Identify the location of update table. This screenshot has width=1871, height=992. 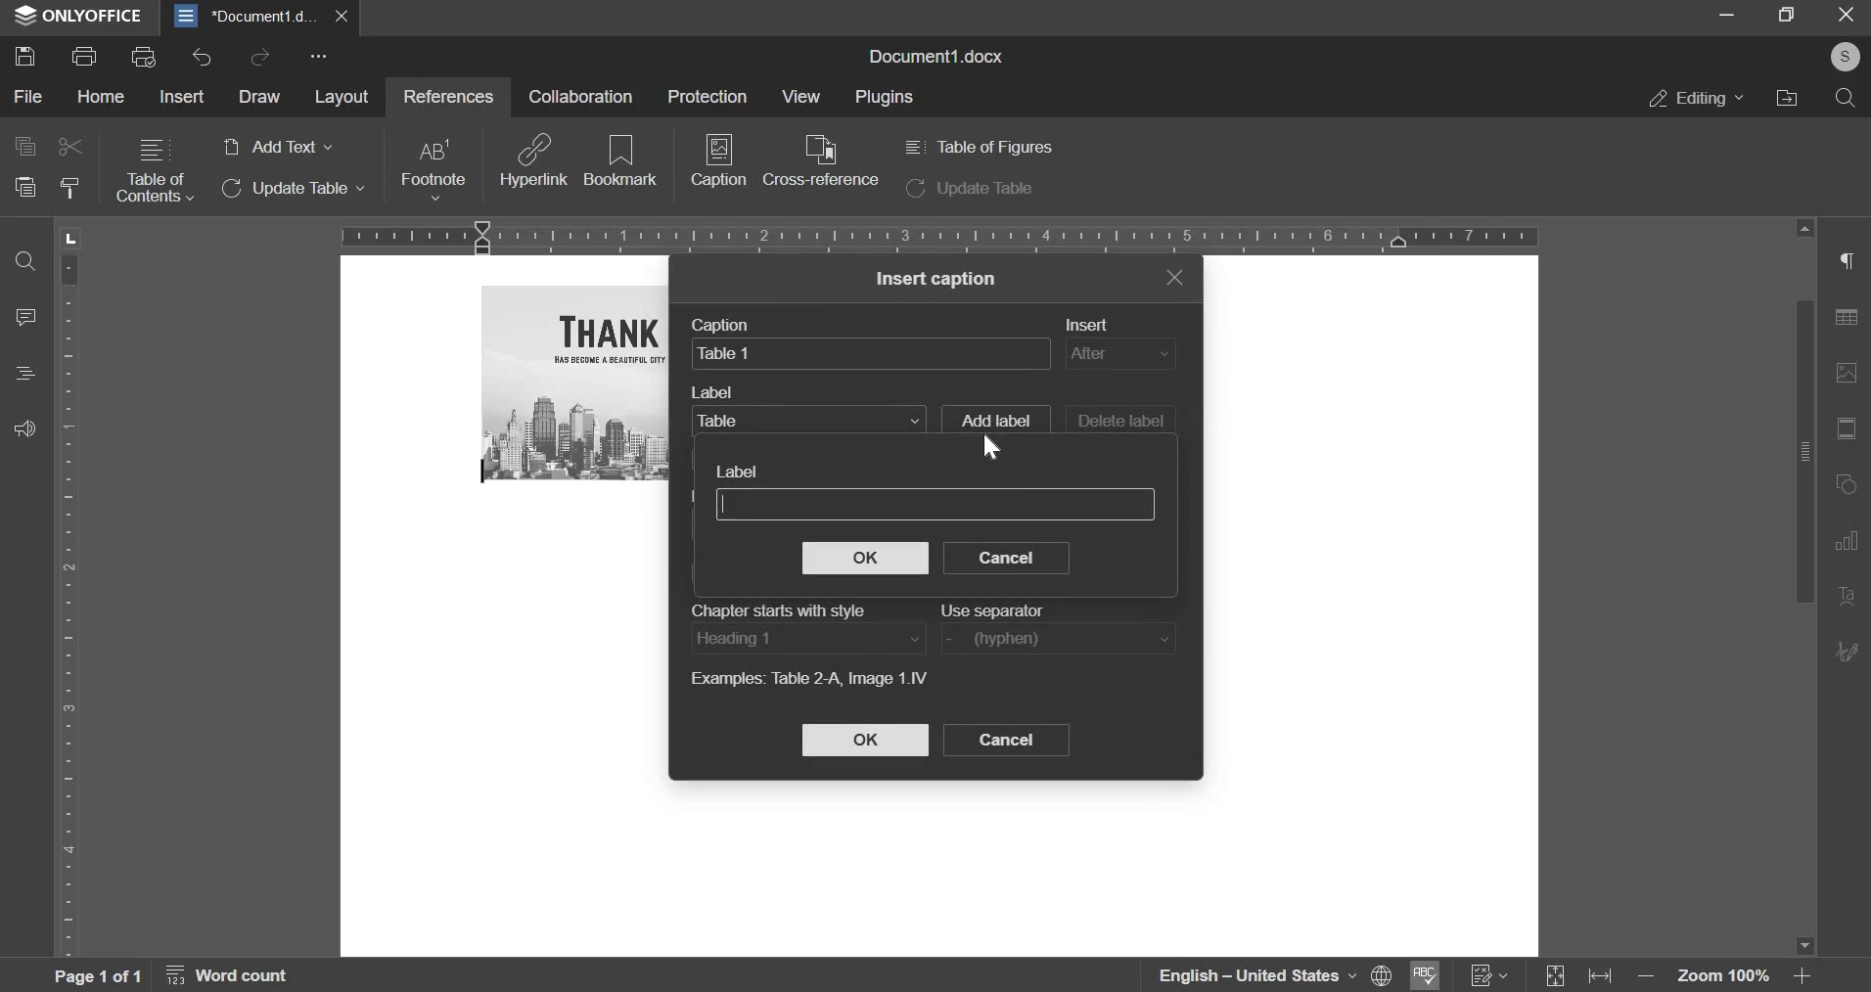
(295, 189).